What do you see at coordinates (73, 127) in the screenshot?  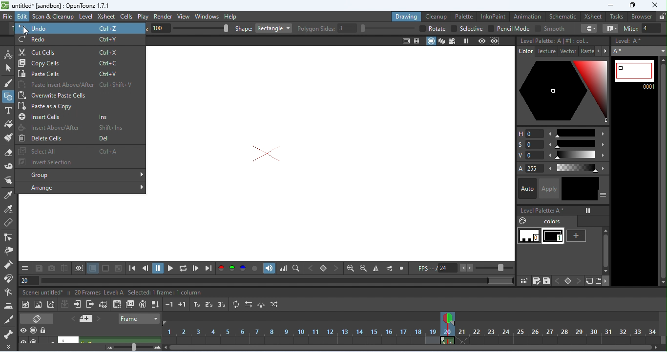 I see `insert above or after` at bounding box center [73, 127].